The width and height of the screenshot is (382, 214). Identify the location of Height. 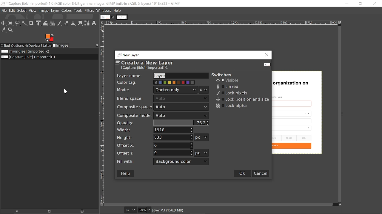
(173, 138).